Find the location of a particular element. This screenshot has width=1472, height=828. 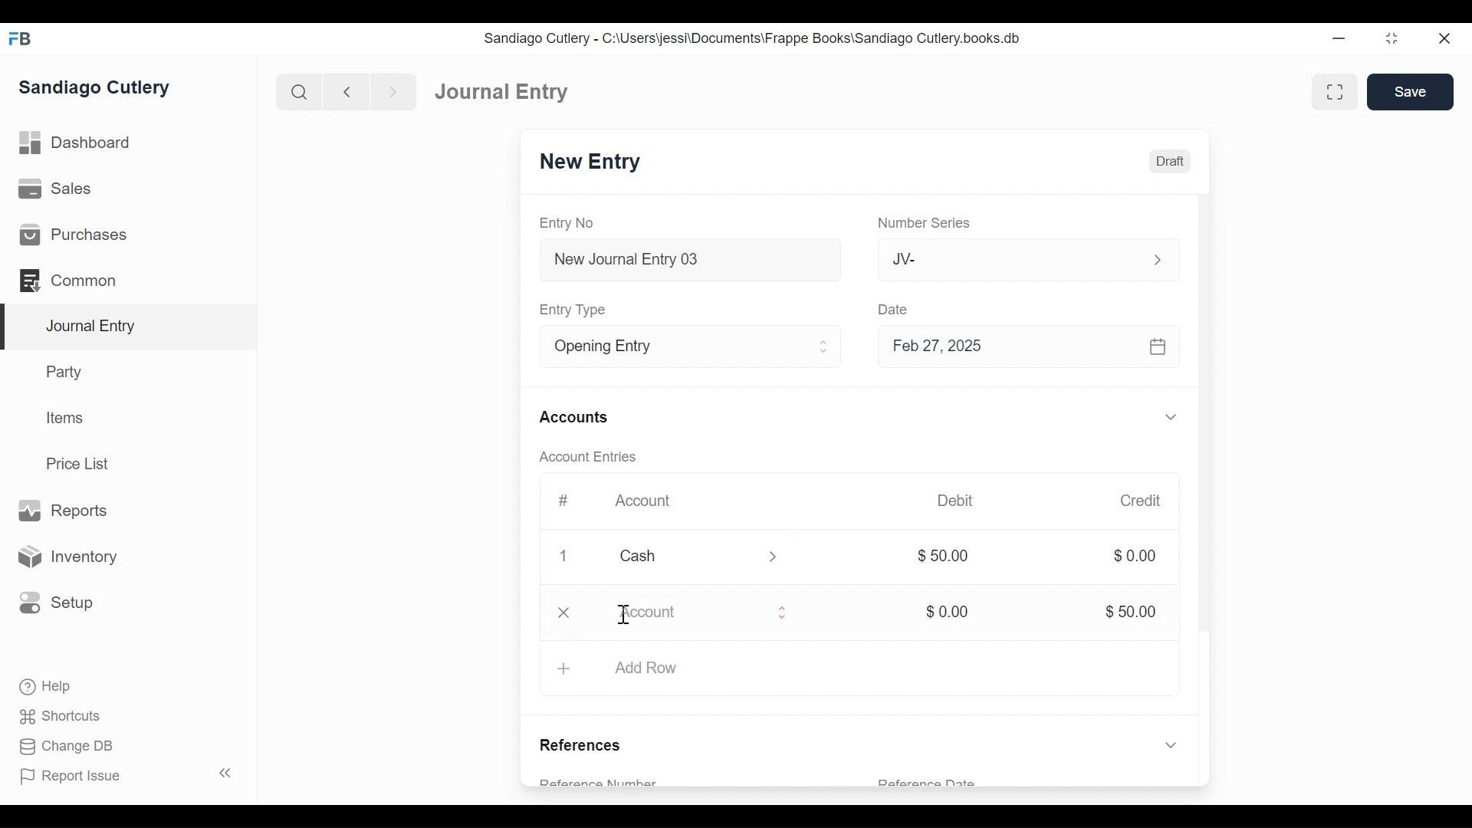

Account is located at coordinates (646, 501).